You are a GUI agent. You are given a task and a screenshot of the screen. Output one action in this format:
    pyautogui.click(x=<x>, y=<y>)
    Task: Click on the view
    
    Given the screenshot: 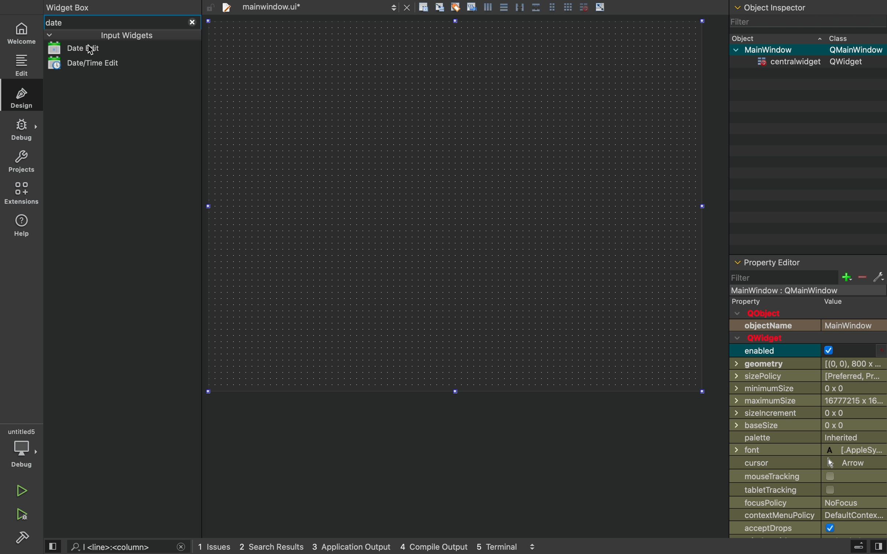 What is the action you would take?
    pyautogui.click(x=52, y=546)
    